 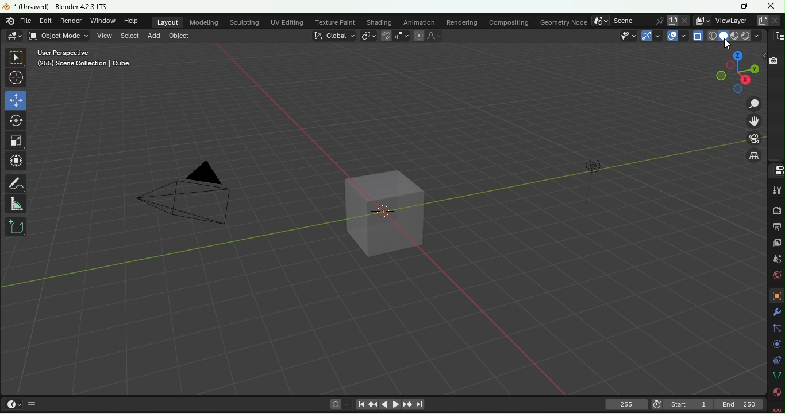 I want to click on Transform pivot point, so click(x=369, y=37).